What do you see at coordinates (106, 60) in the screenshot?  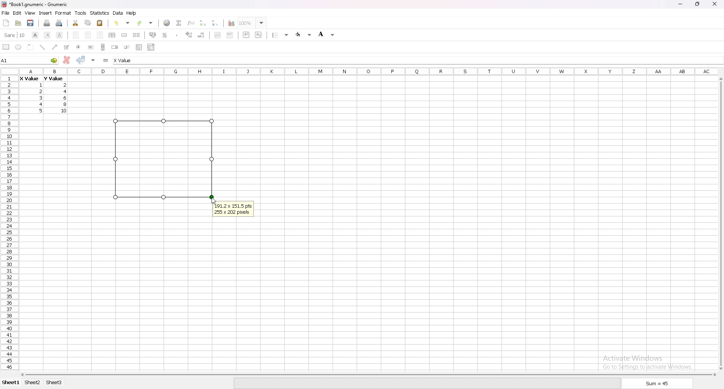 I see `formula` at bounding box center [106, 60].